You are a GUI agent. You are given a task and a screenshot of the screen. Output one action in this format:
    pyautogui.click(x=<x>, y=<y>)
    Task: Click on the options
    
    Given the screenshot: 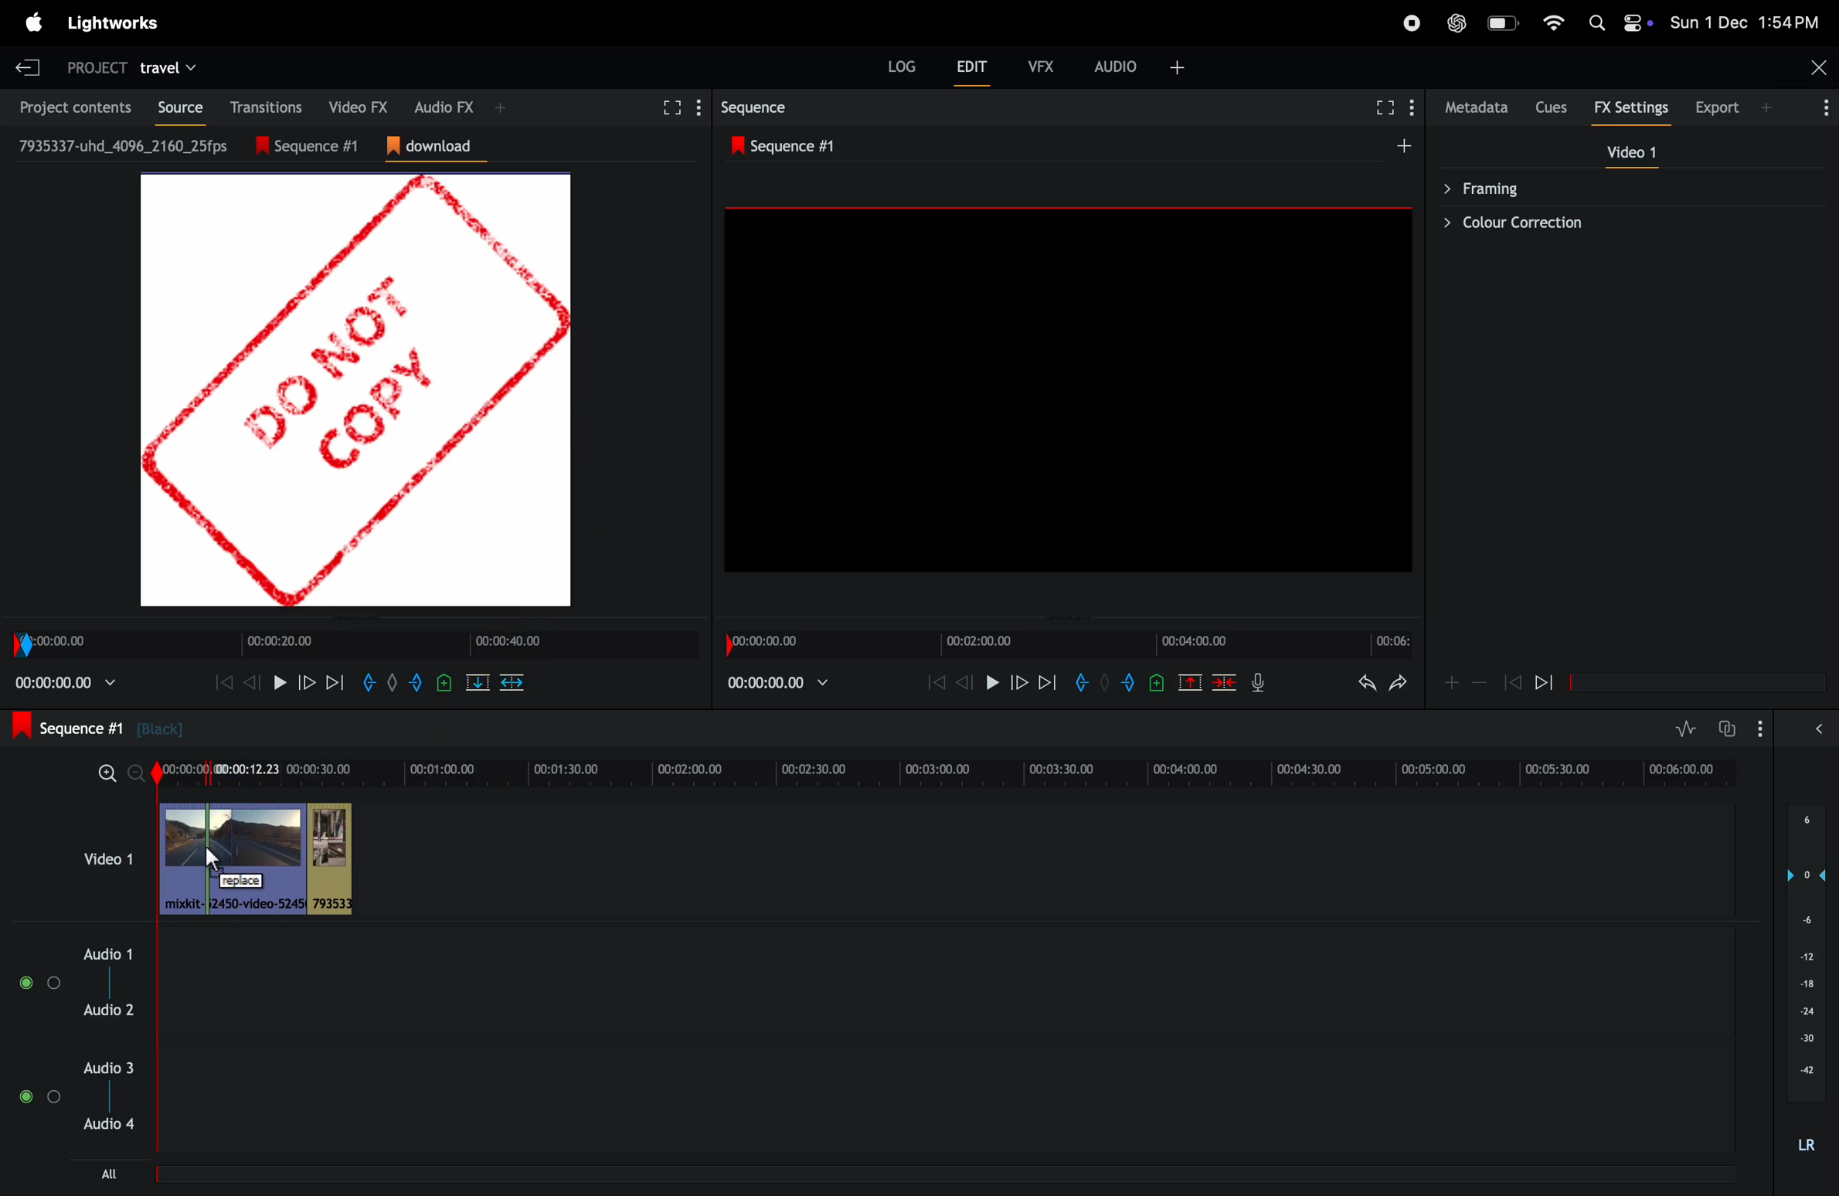 What is the action you would take?
    pyautogui.click(x=1822, y=107)
    